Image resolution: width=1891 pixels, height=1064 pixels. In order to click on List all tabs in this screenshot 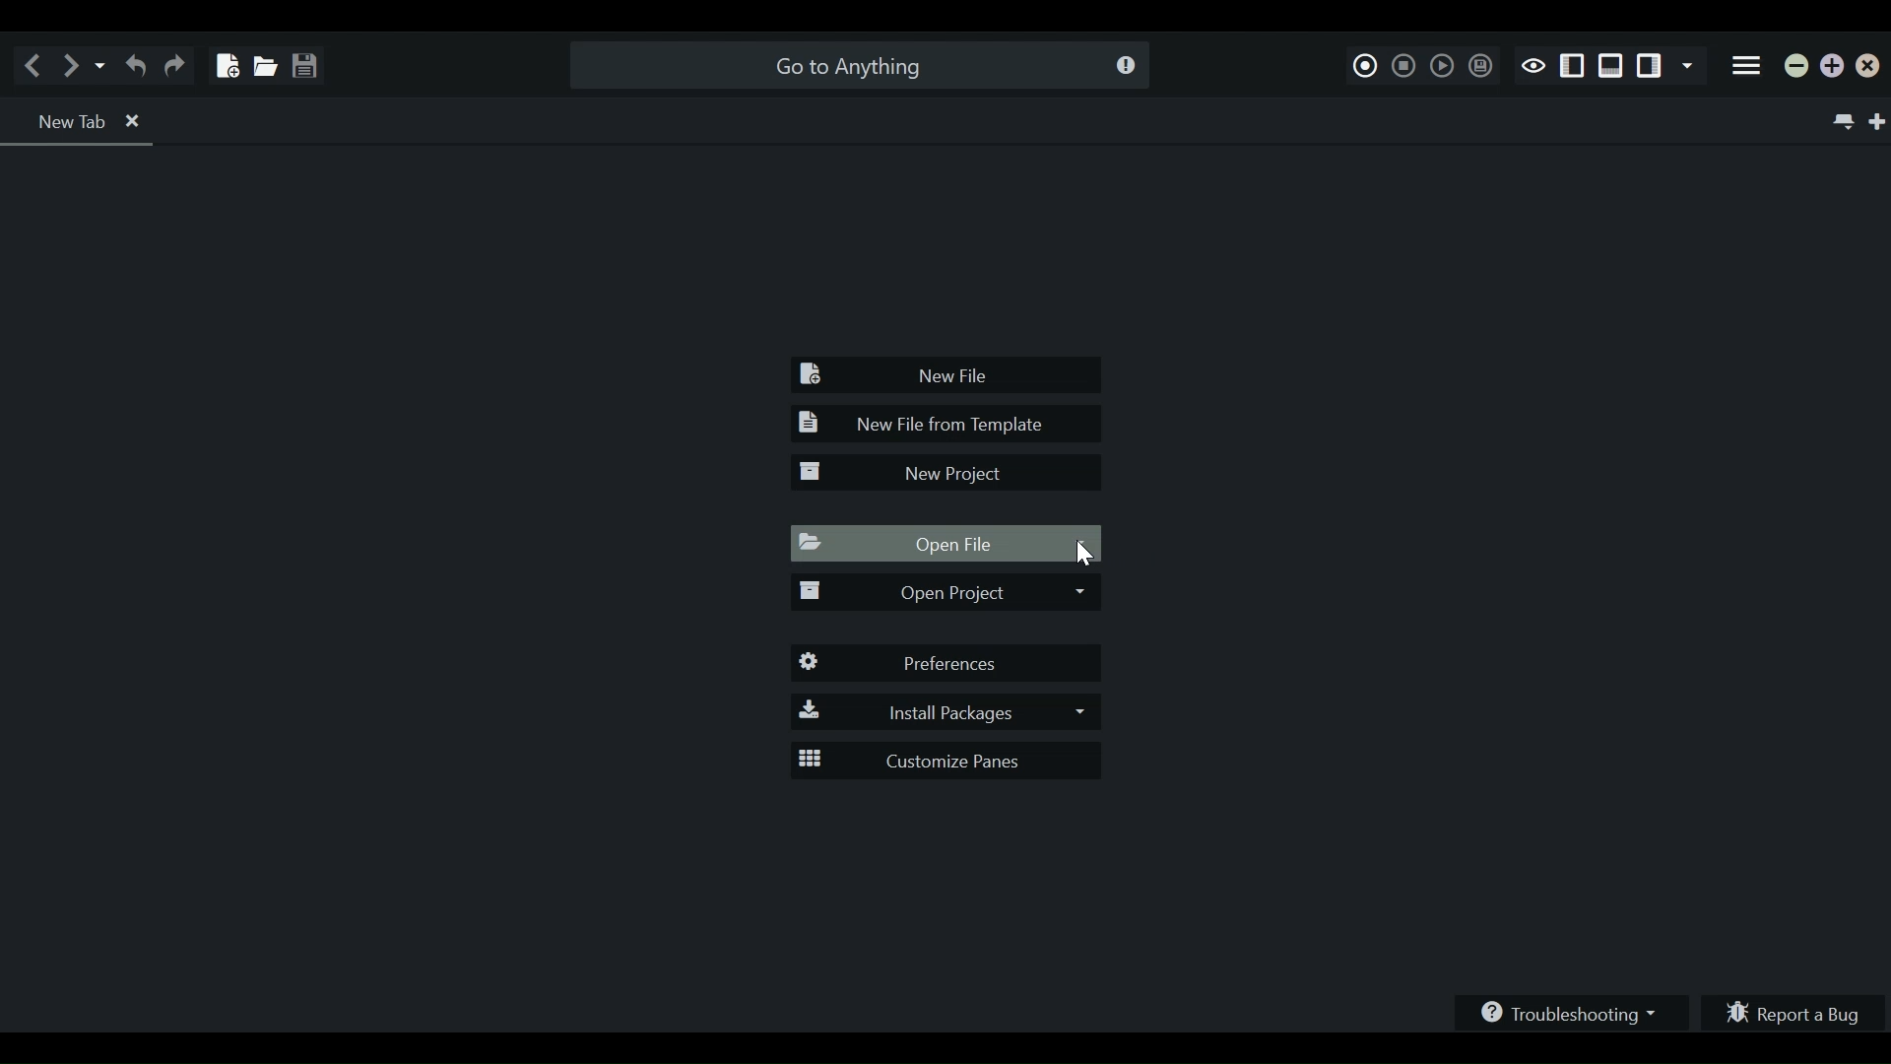, I will do `click(1840, 119)`.